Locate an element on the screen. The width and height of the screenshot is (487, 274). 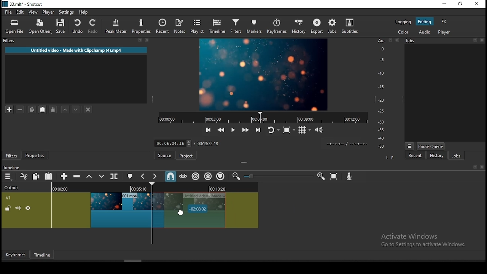
split at playhead is located at coordinates (165, 27).